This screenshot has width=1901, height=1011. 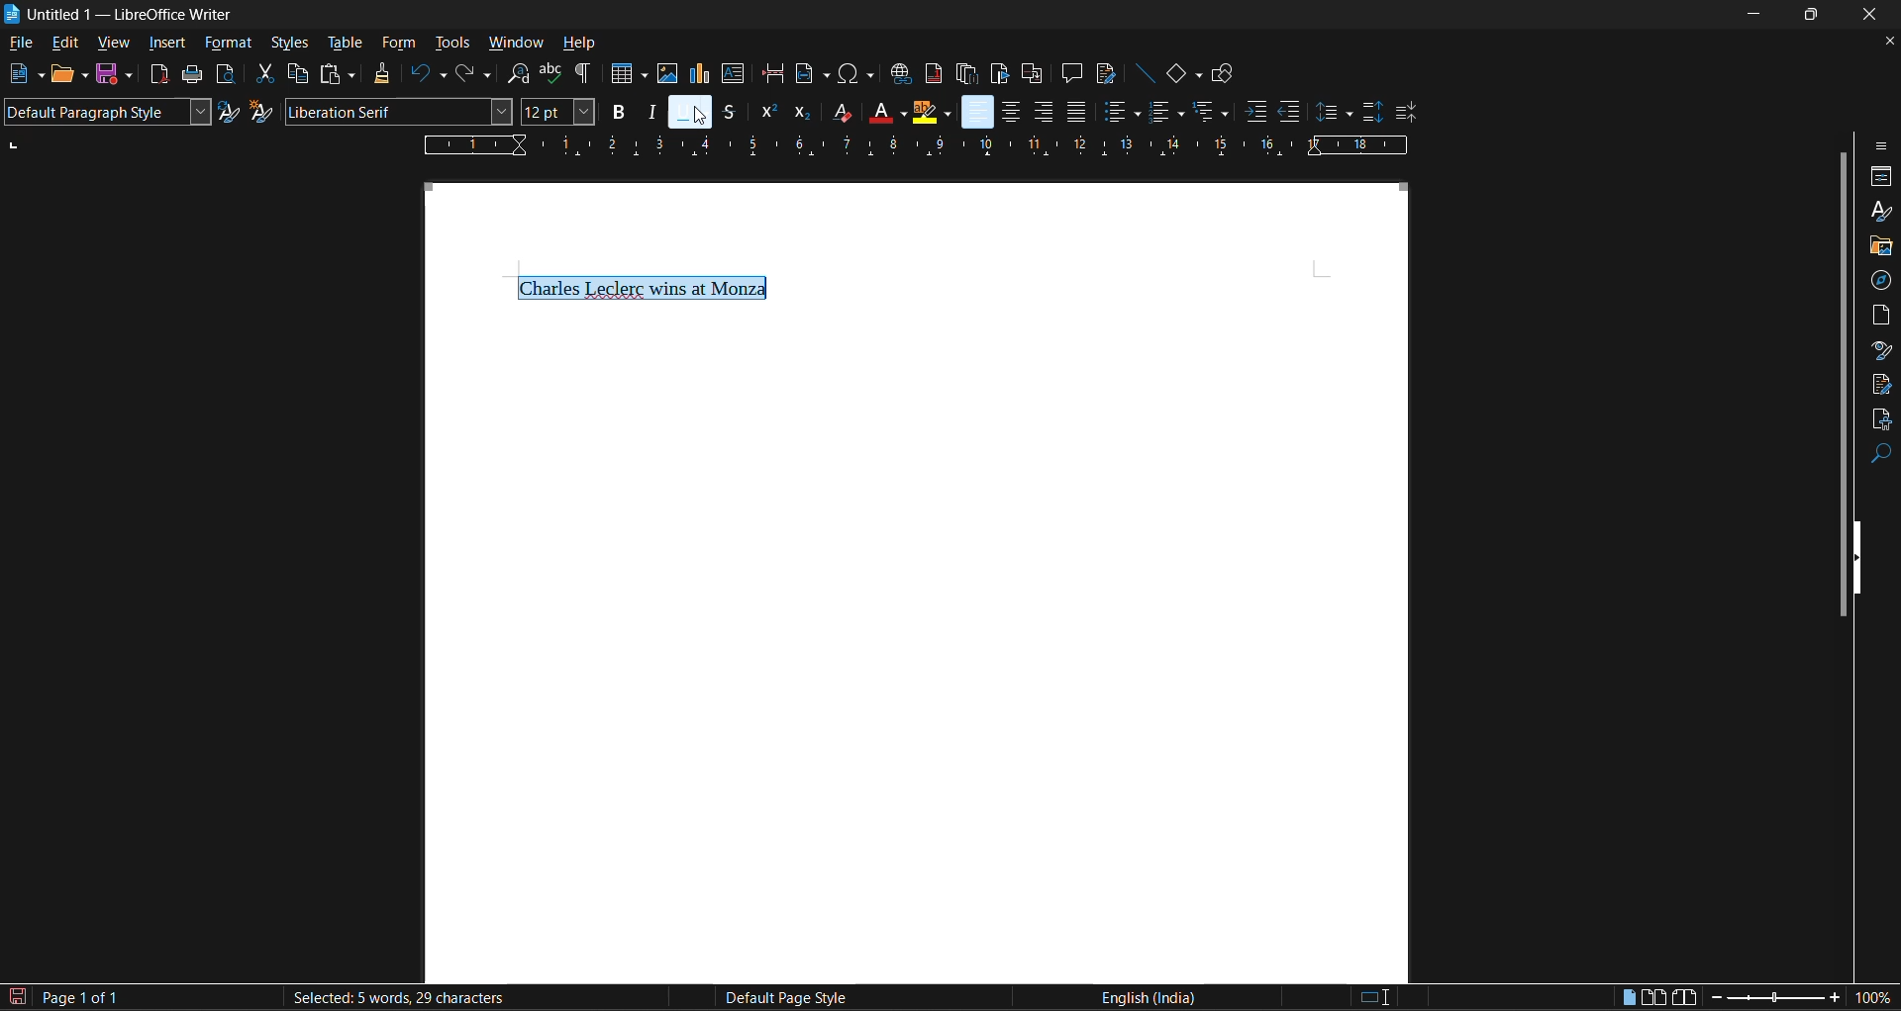 I want to click on page, so click(x=1882, y=313).